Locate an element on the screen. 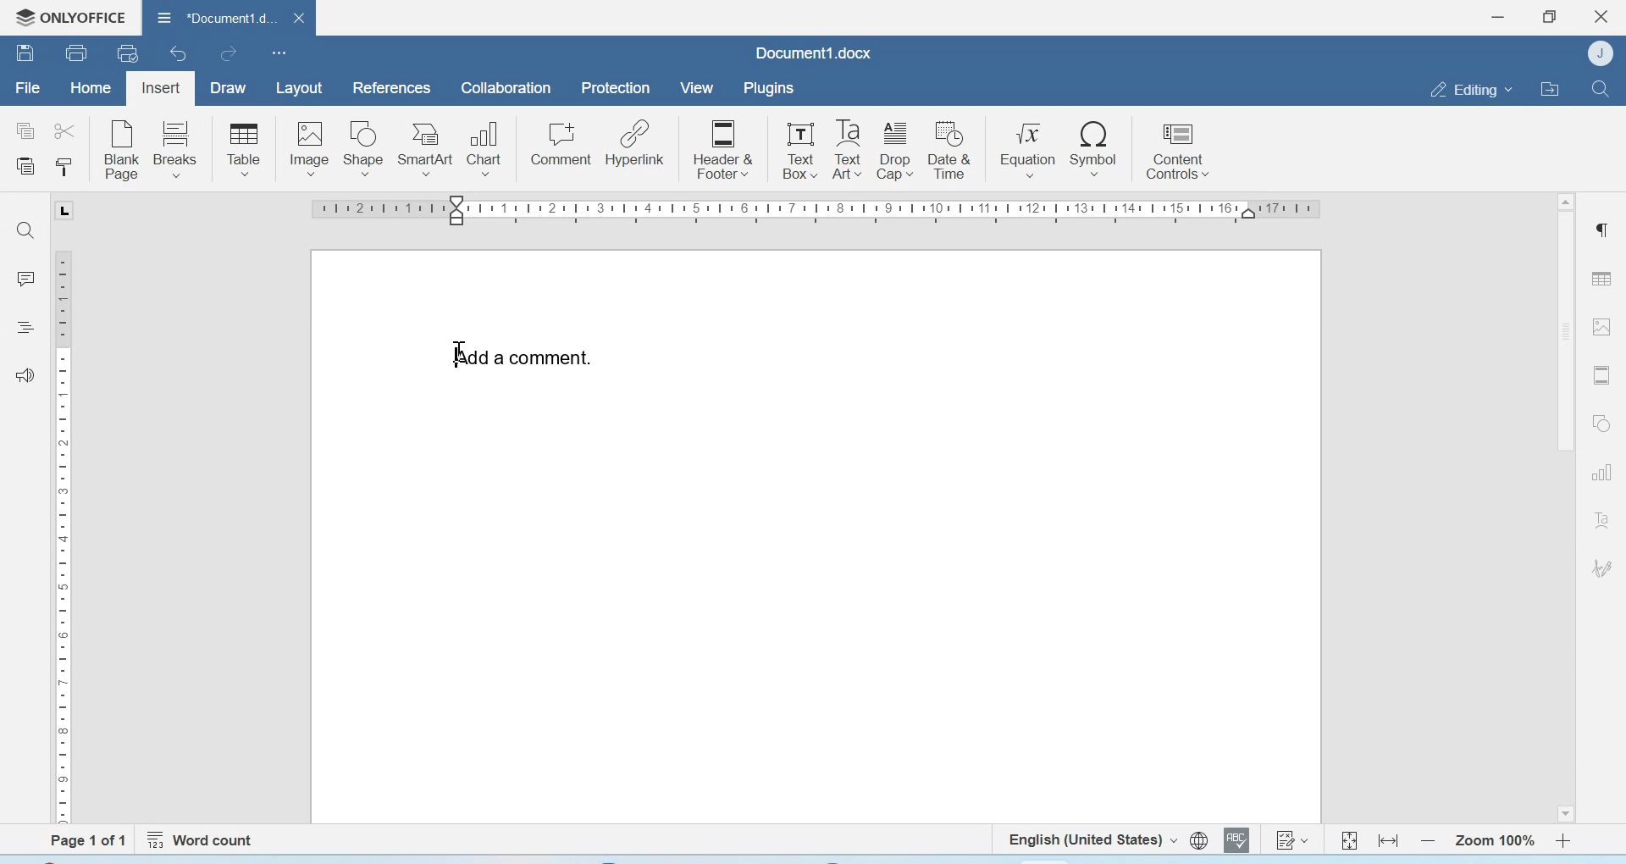 This screenshot has width=1626, height=864. Symbol is located at coordinates (1095, 147).